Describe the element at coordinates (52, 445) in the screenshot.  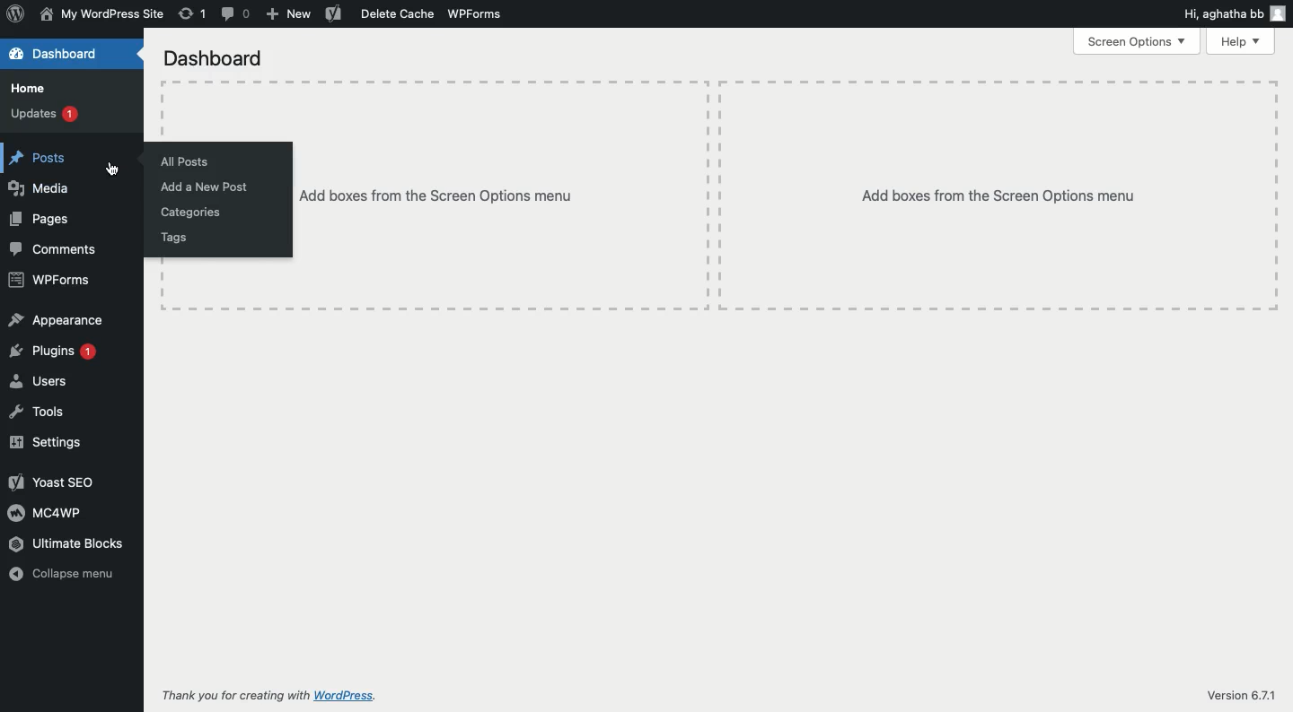
I see `Settings` at that location.